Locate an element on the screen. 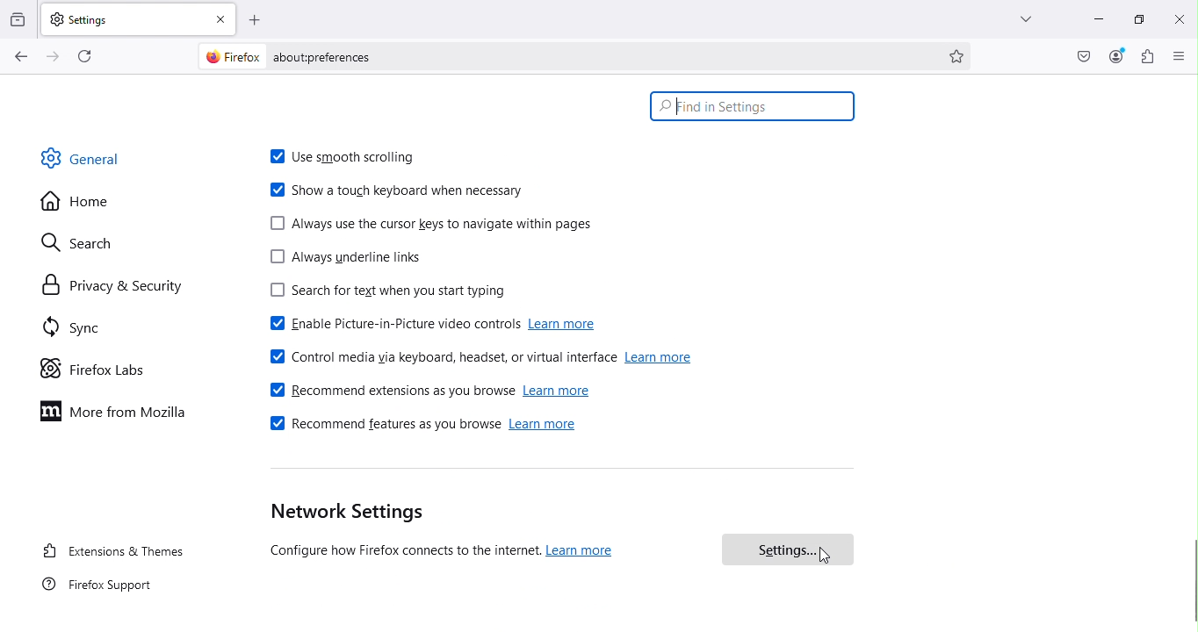 The width and height of the screenshot is (1198, 632). Always use the cursor keys to navigate within pages is located at coordinates (431, 225).